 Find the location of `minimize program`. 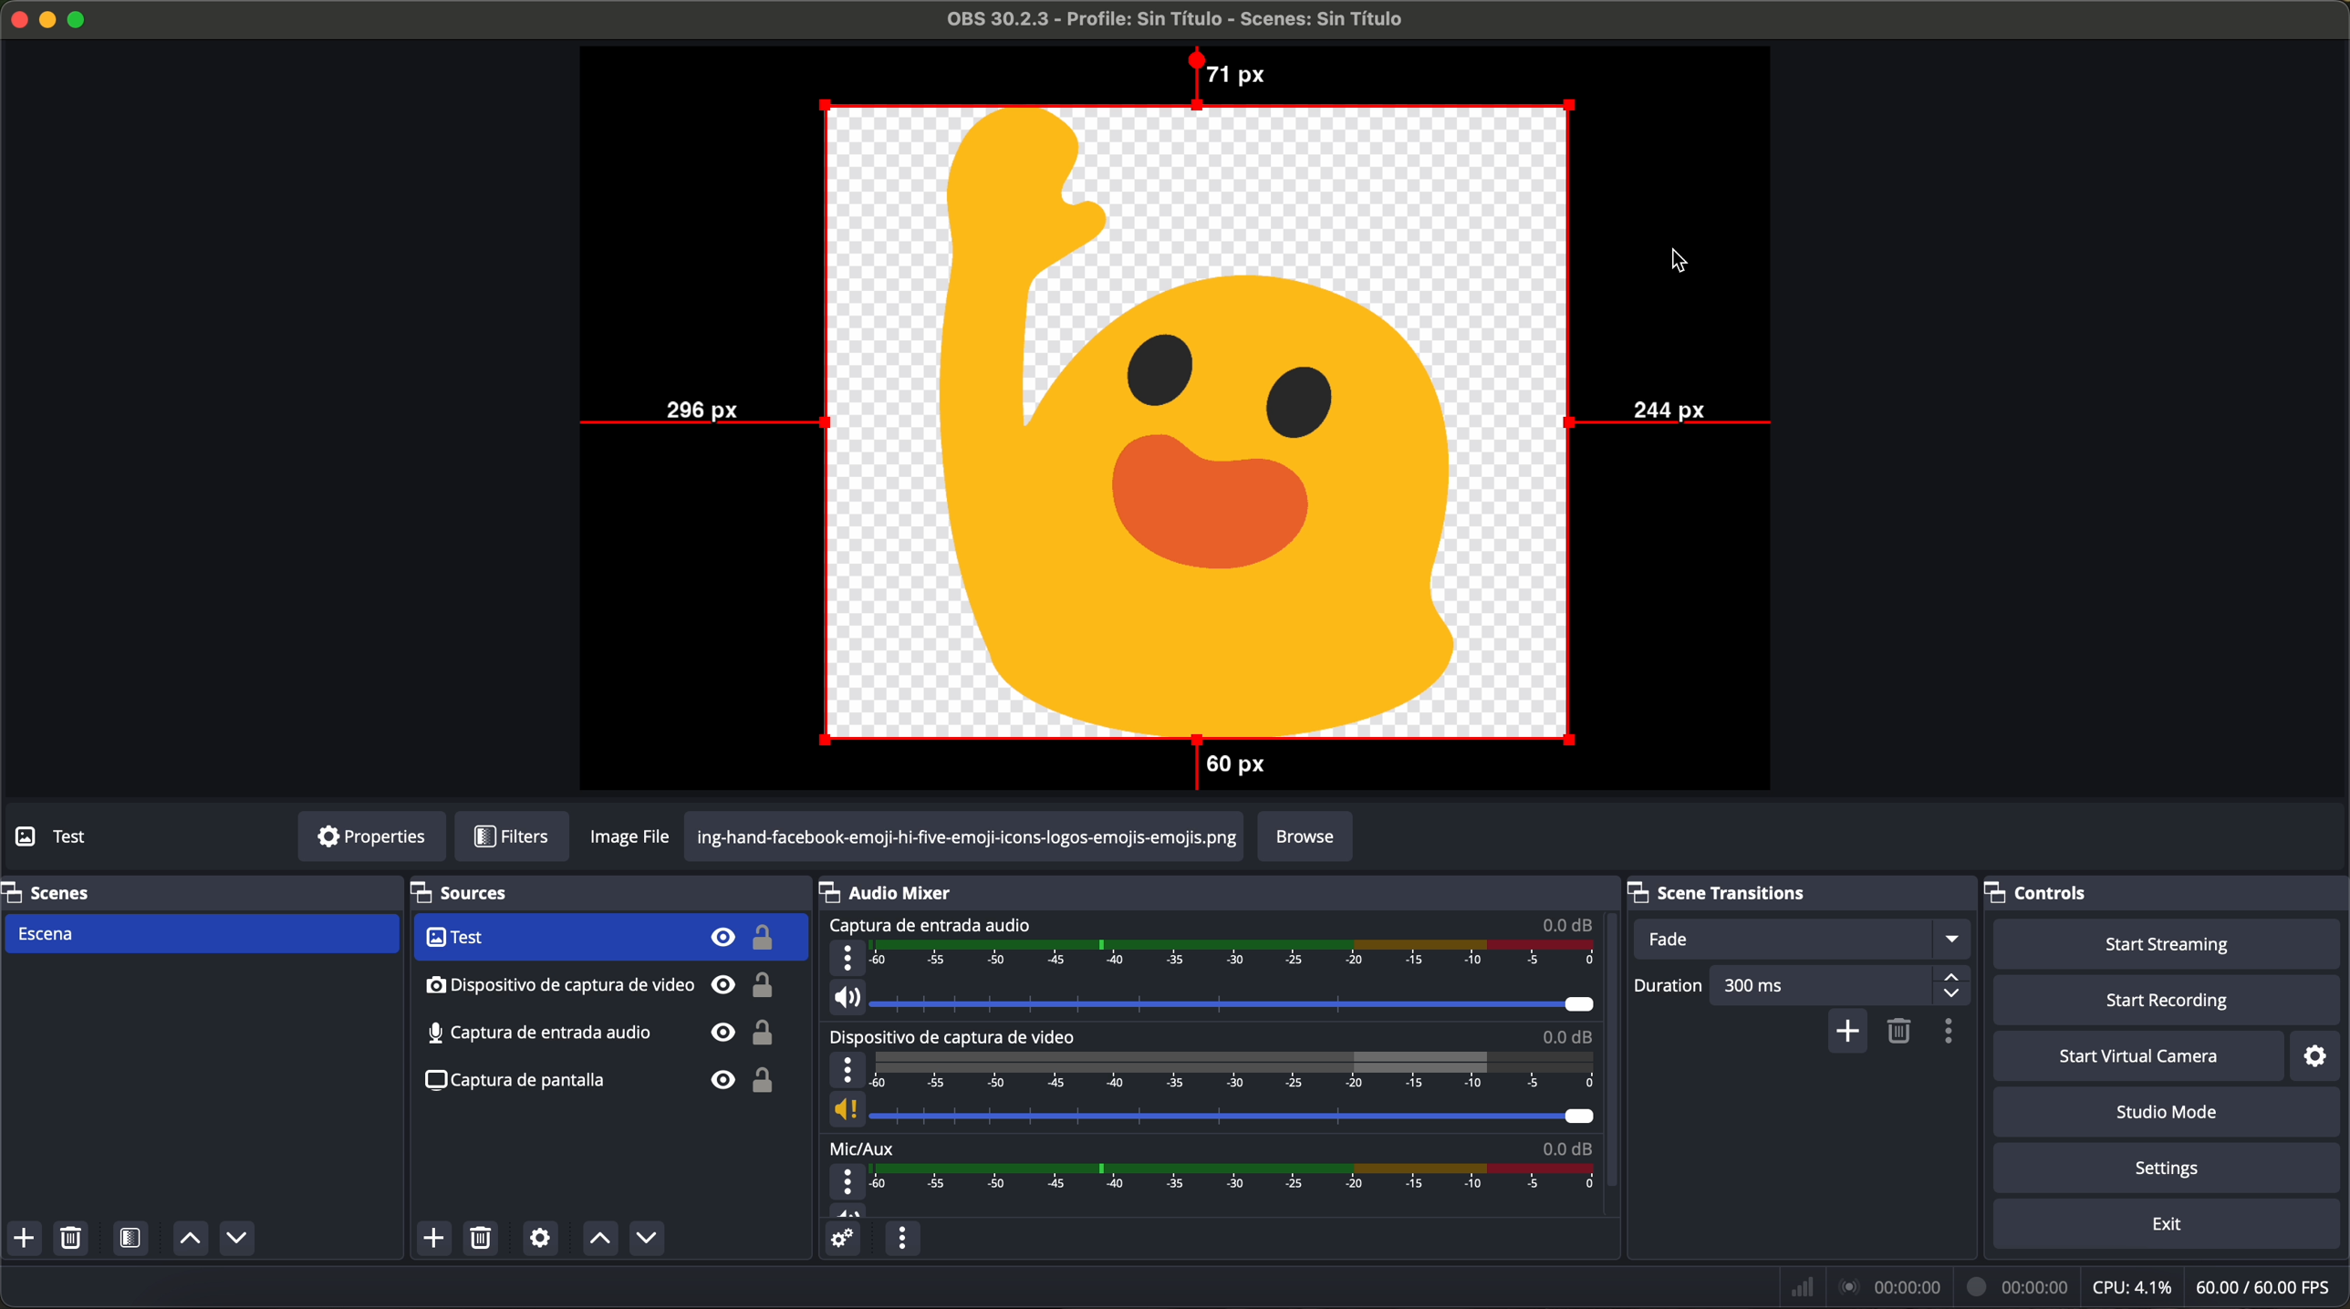

minimize program is located at coordinates (48, 19).